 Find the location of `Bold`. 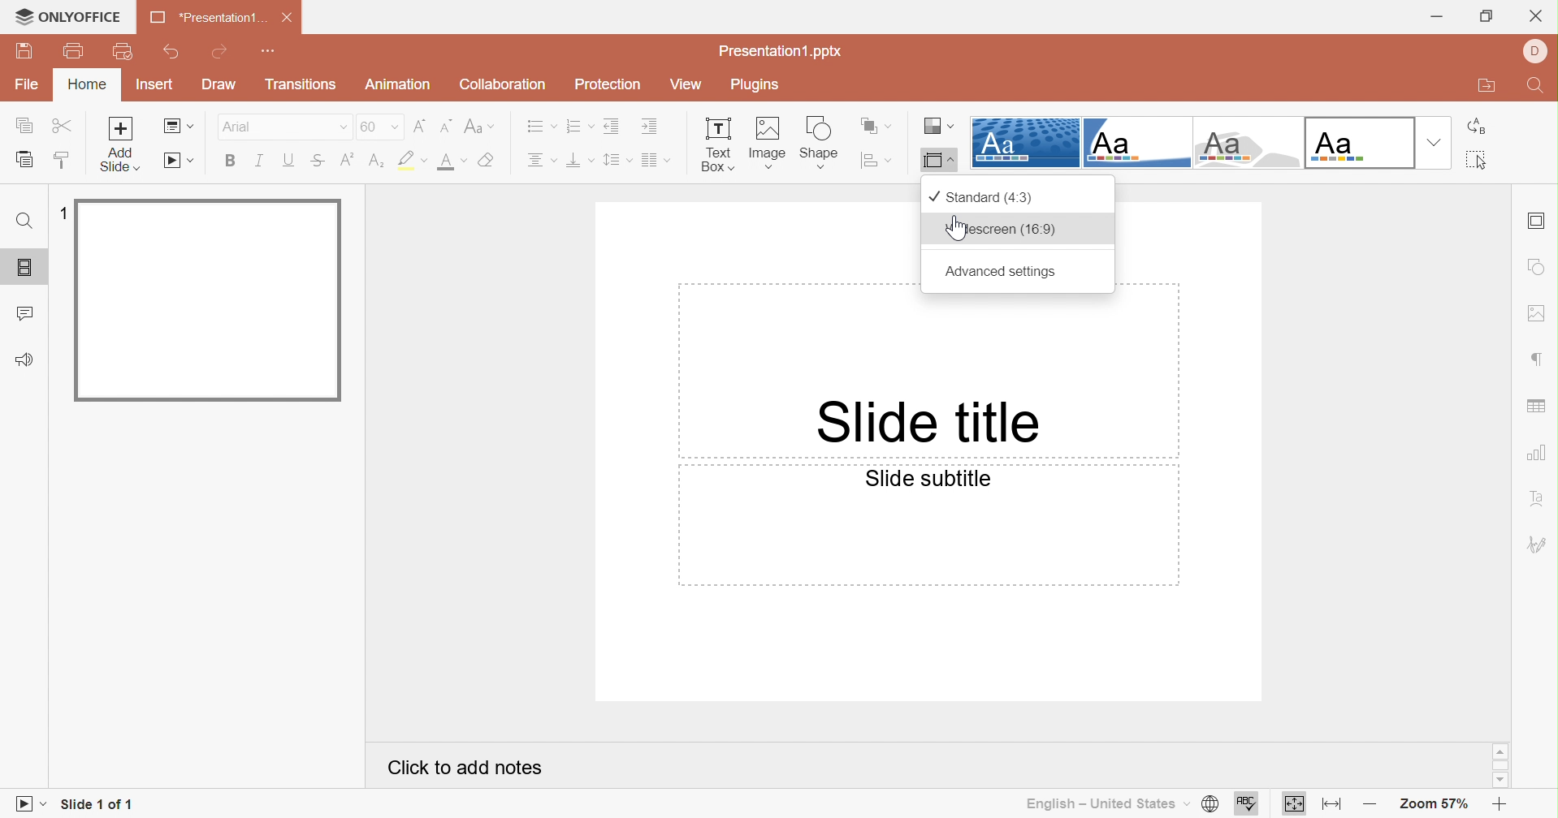

Bold is located at coordinates (231, 160).